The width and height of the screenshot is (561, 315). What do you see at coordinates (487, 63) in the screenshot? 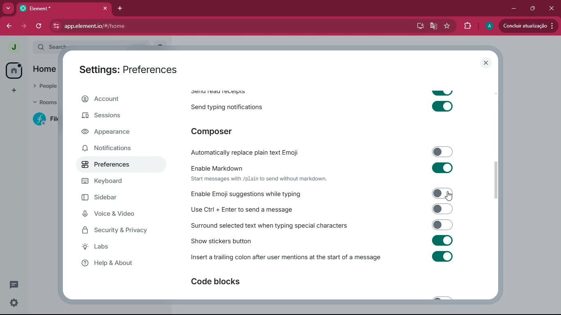
I see `close` at bounding box center [487, 63].